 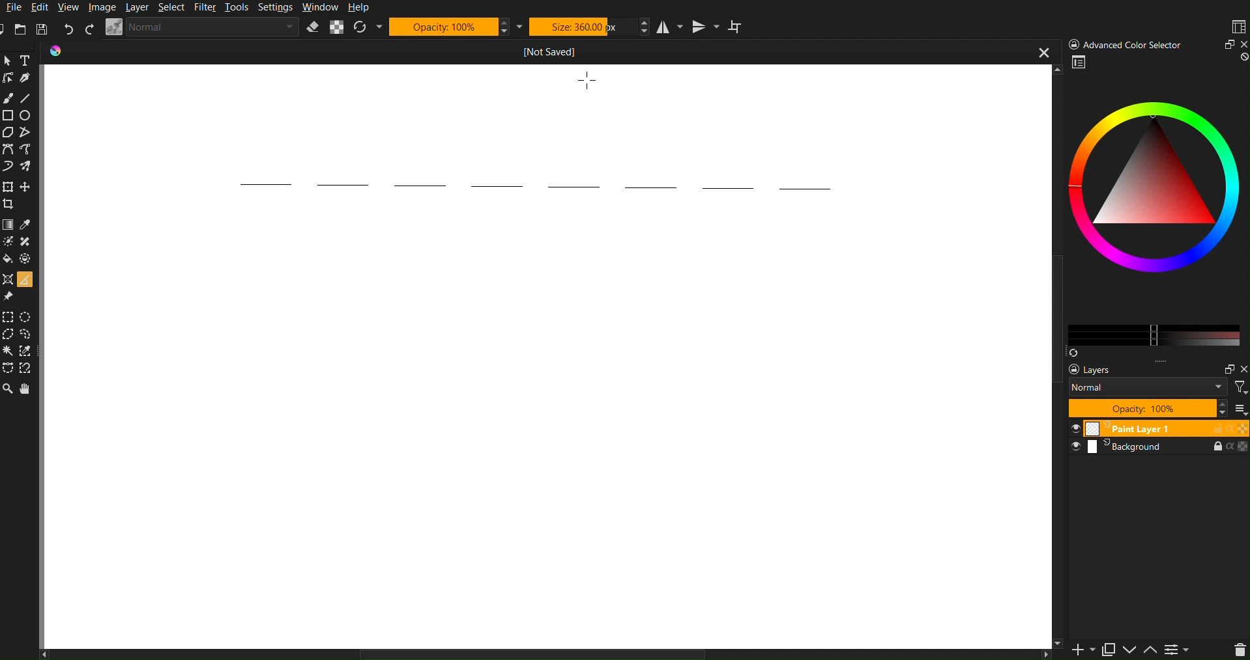 I want to click on Red Eye Fix, so click(x=9, y=165).